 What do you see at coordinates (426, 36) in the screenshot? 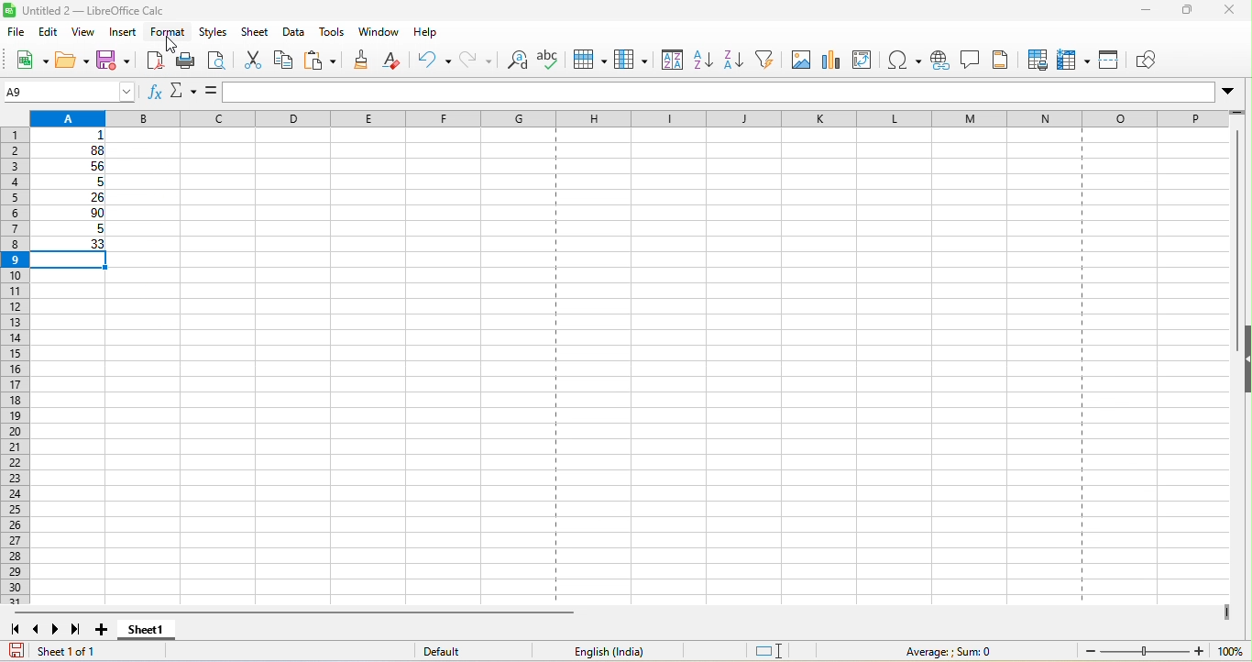
I see `help` at bounding box center [426, 36].